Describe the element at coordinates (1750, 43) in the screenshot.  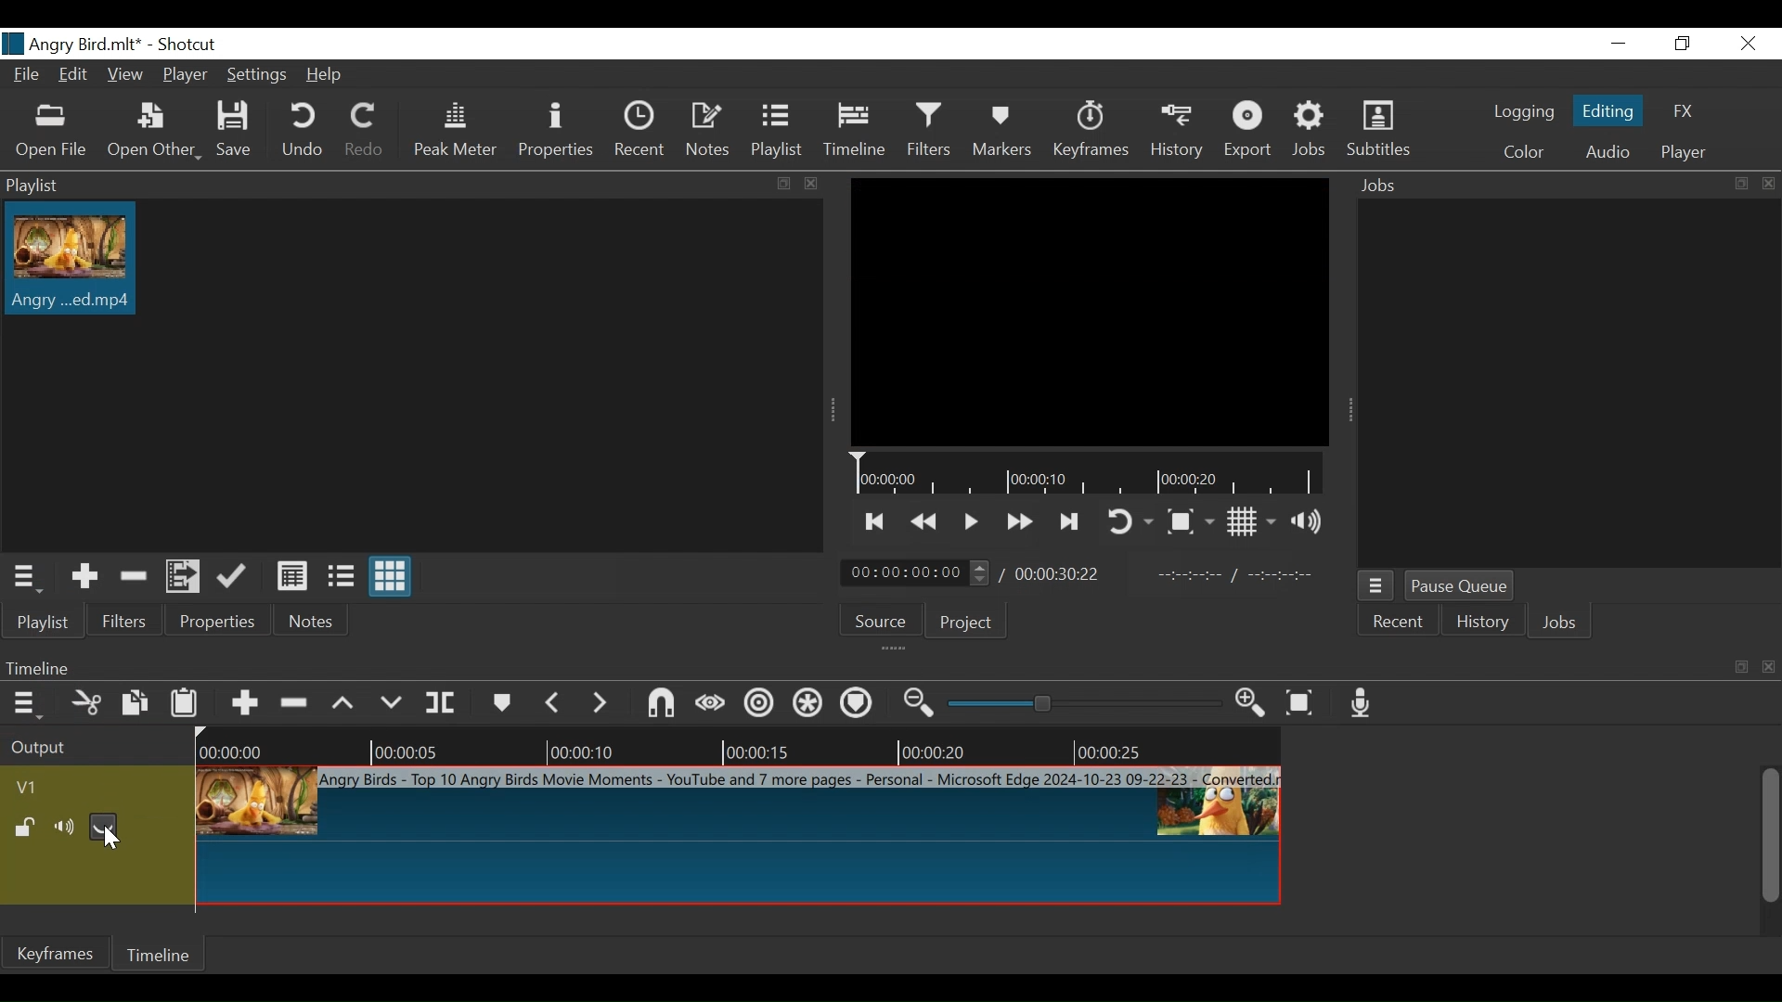
I see `close` at that location.